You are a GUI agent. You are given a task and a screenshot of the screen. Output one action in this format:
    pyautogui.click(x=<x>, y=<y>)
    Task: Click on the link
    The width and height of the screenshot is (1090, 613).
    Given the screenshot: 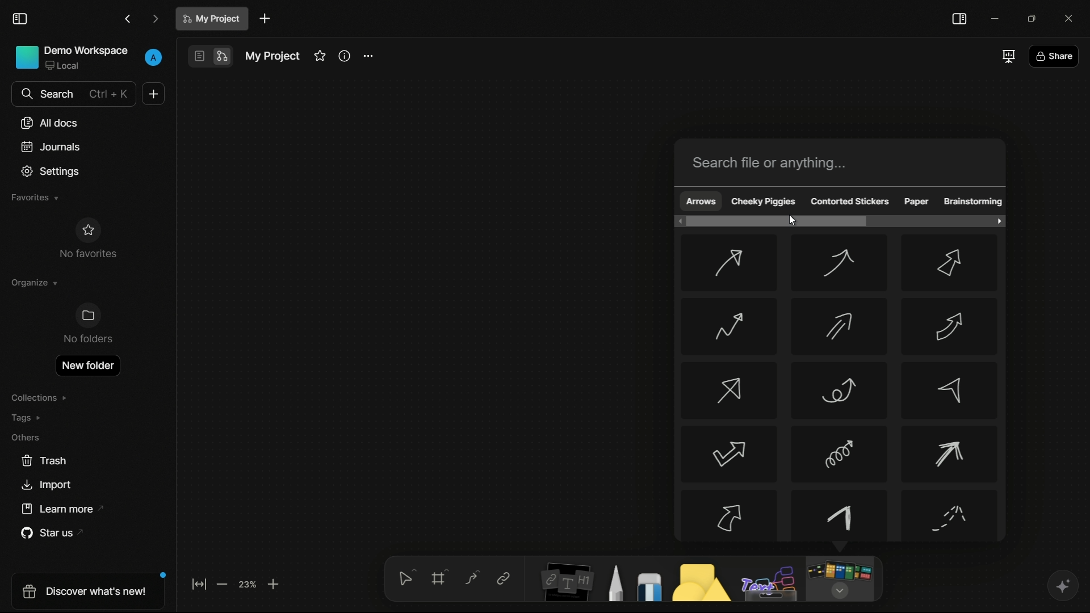 What is the action you would take?
    pyautogui.click(x=503, y=578)
    